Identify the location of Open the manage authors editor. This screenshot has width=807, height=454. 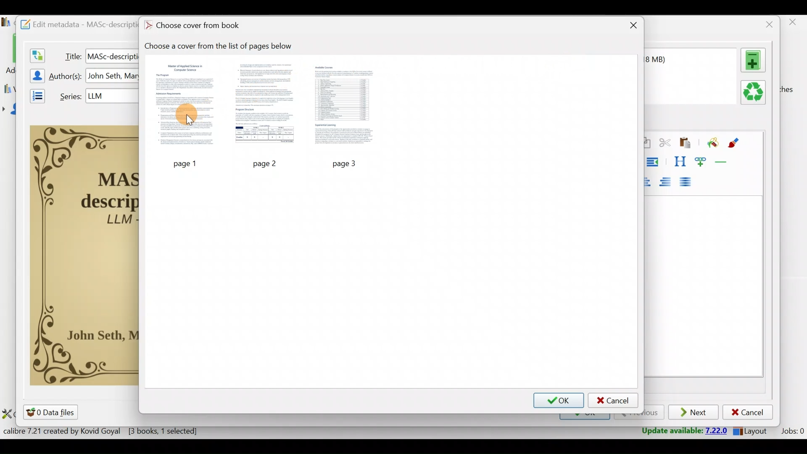
(35, 74).